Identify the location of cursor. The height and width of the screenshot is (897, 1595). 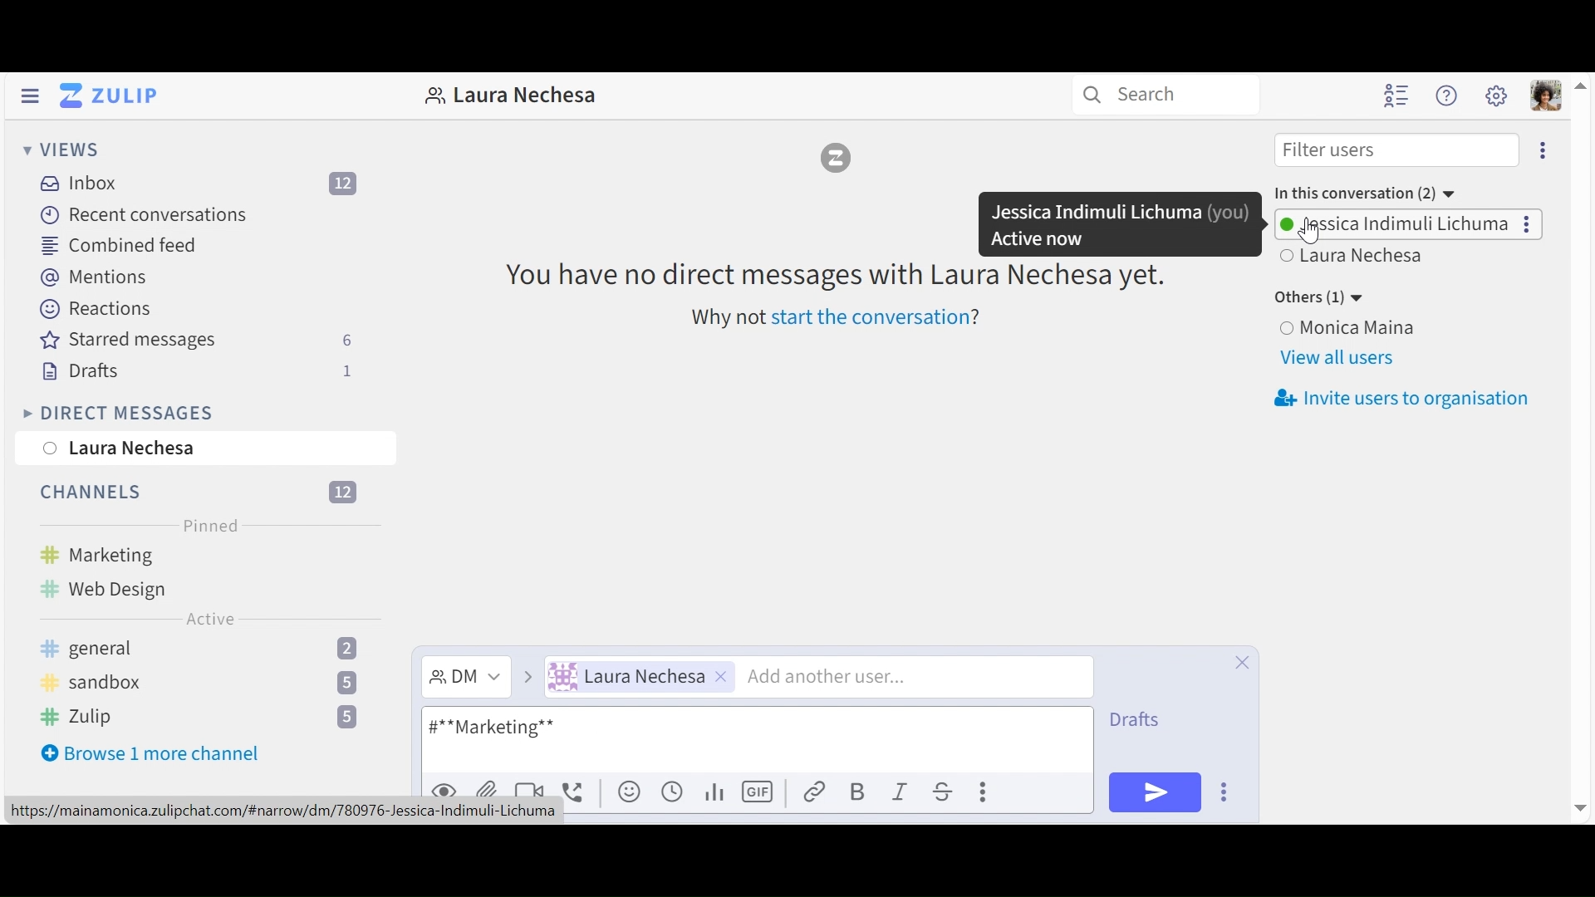
(1308, 234).